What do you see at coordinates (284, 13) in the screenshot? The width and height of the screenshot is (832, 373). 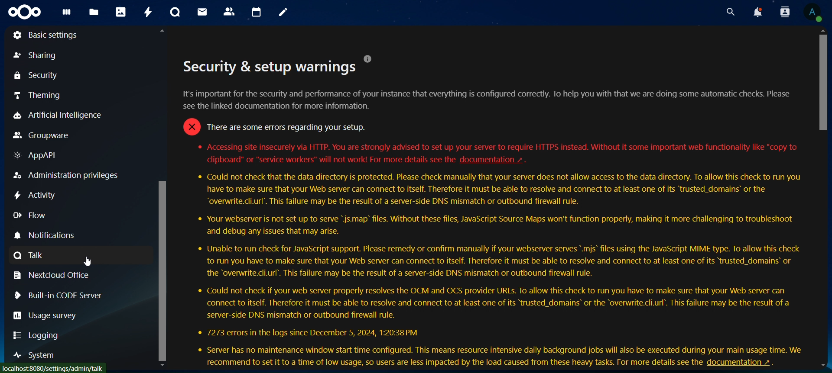 I see `notes` at bounding box center [284, 13].